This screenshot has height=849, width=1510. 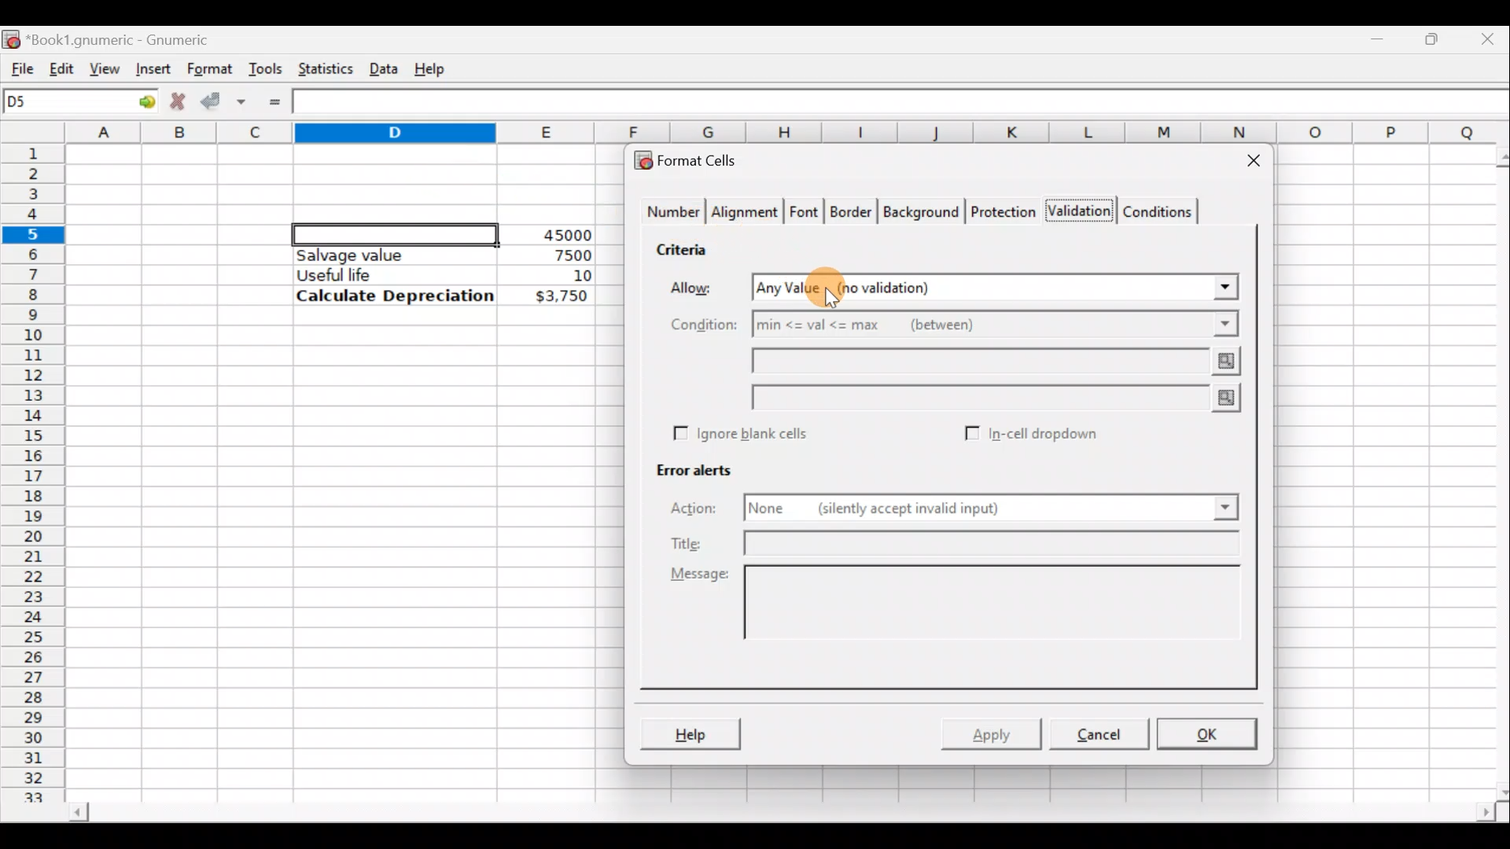 What do you see at coordinates (1224, 285) in the screenshot?
I see `Allow drop down` at bounding box center [1224, 285].